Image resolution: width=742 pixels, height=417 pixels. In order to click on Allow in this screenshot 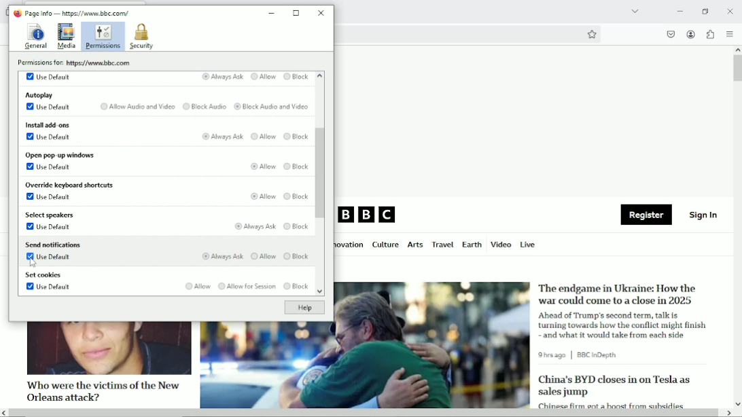, I will do `click(263, 77)`.